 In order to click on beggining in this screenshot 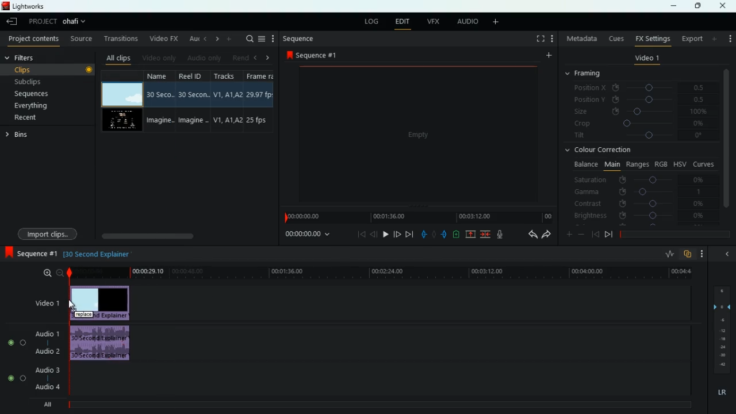, I will do `click(358, 235)`.